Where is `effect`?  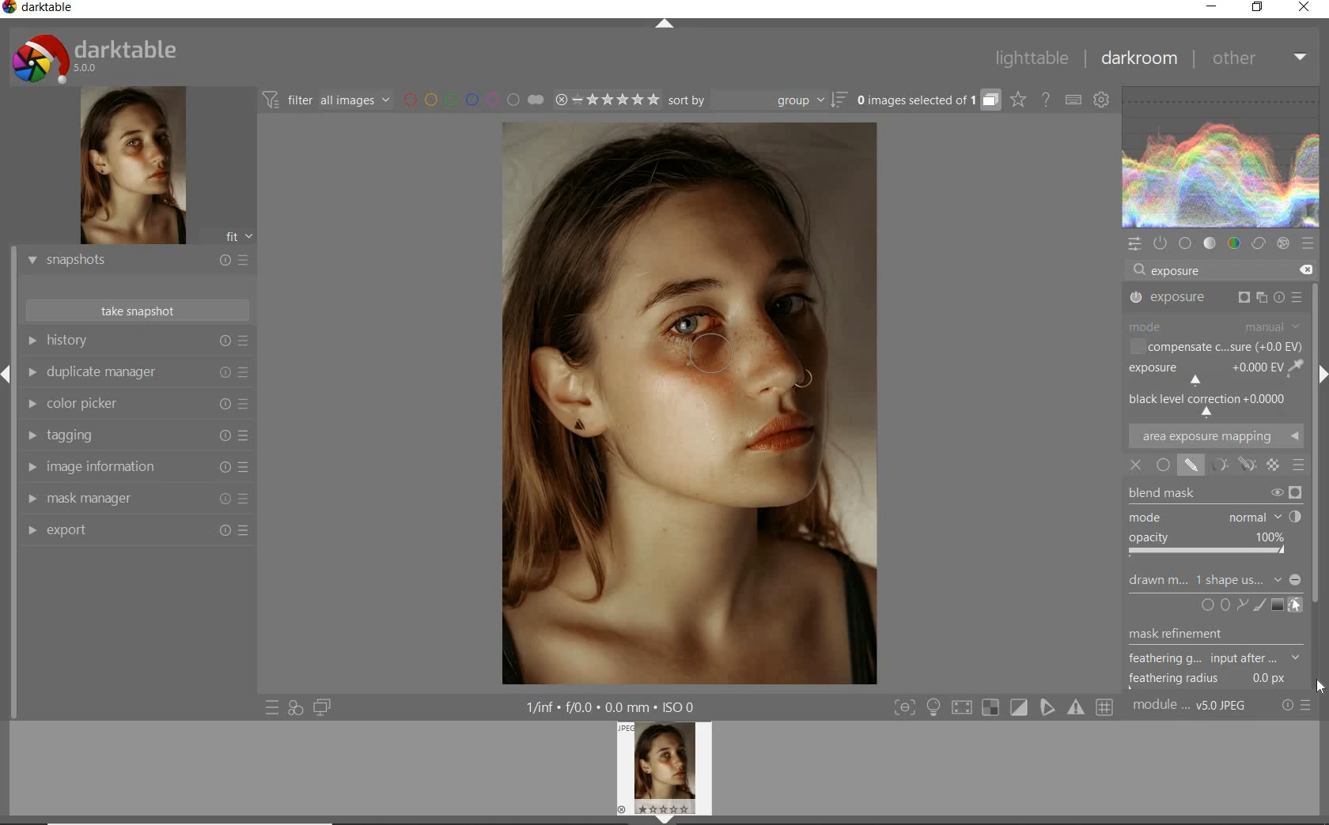
effect is located at coordinates (1282, 243).